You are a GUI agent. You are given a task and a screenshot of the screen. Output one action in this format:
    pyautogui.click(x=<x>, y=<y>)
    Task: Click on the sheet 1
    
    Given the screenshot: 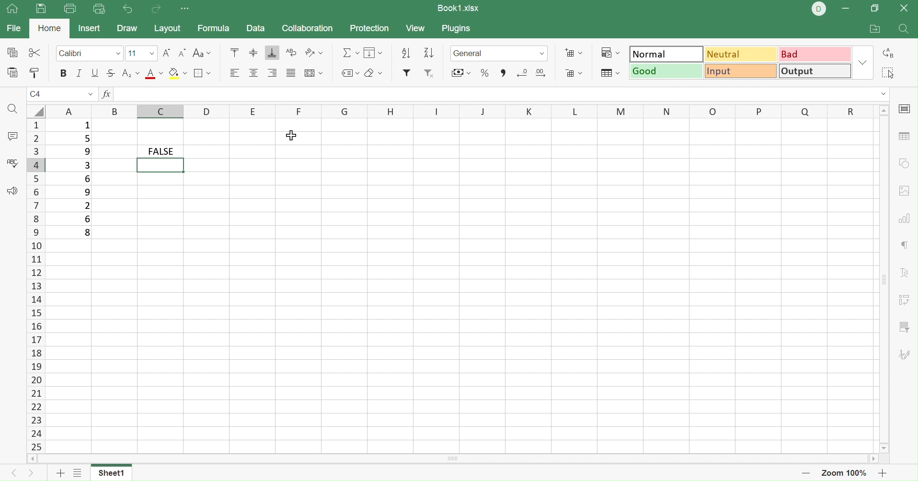 What is the action you would take?
    pyautogui.click(x=120, y=472)
    